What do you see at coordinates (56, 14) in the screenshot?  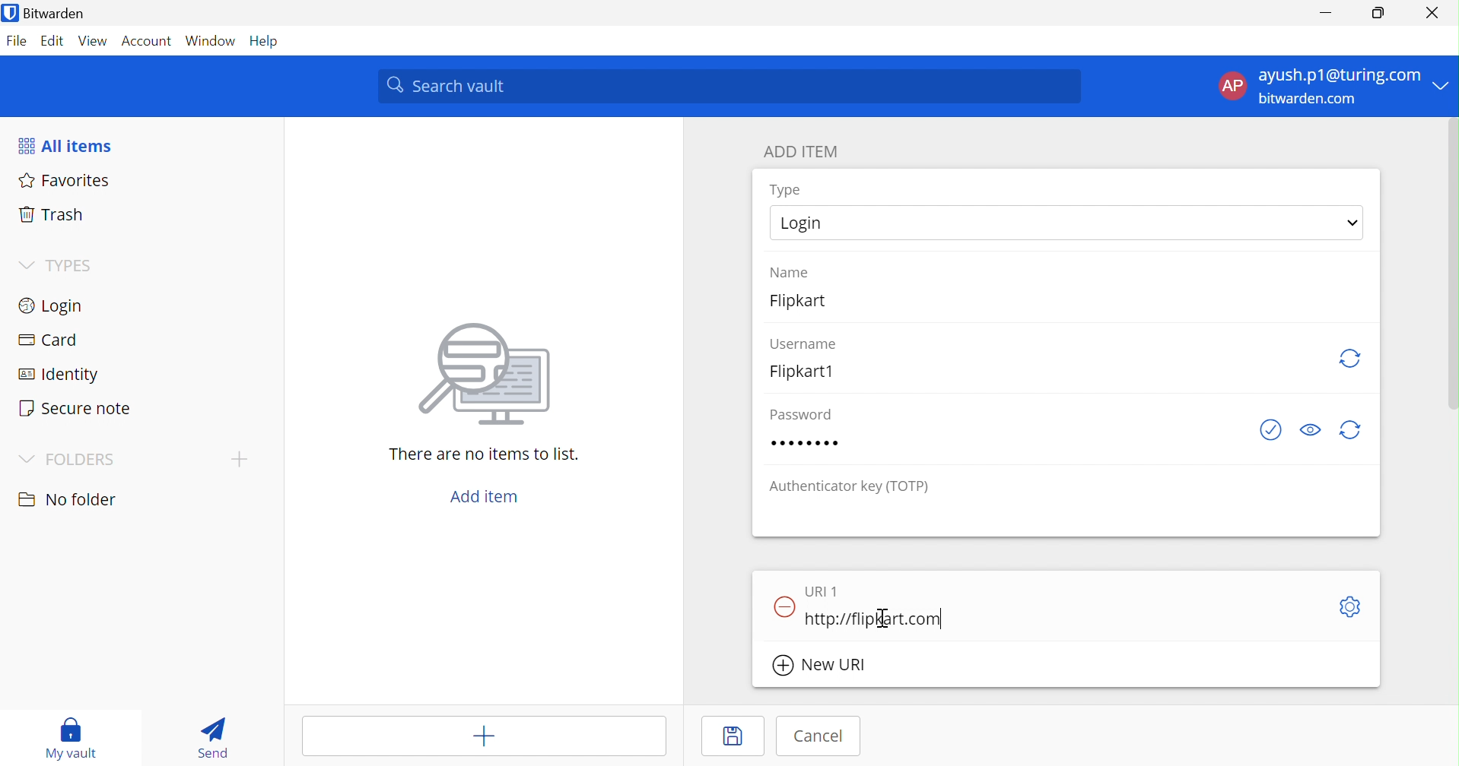 I see `Bitwarden` at bounding box center [56, 14].